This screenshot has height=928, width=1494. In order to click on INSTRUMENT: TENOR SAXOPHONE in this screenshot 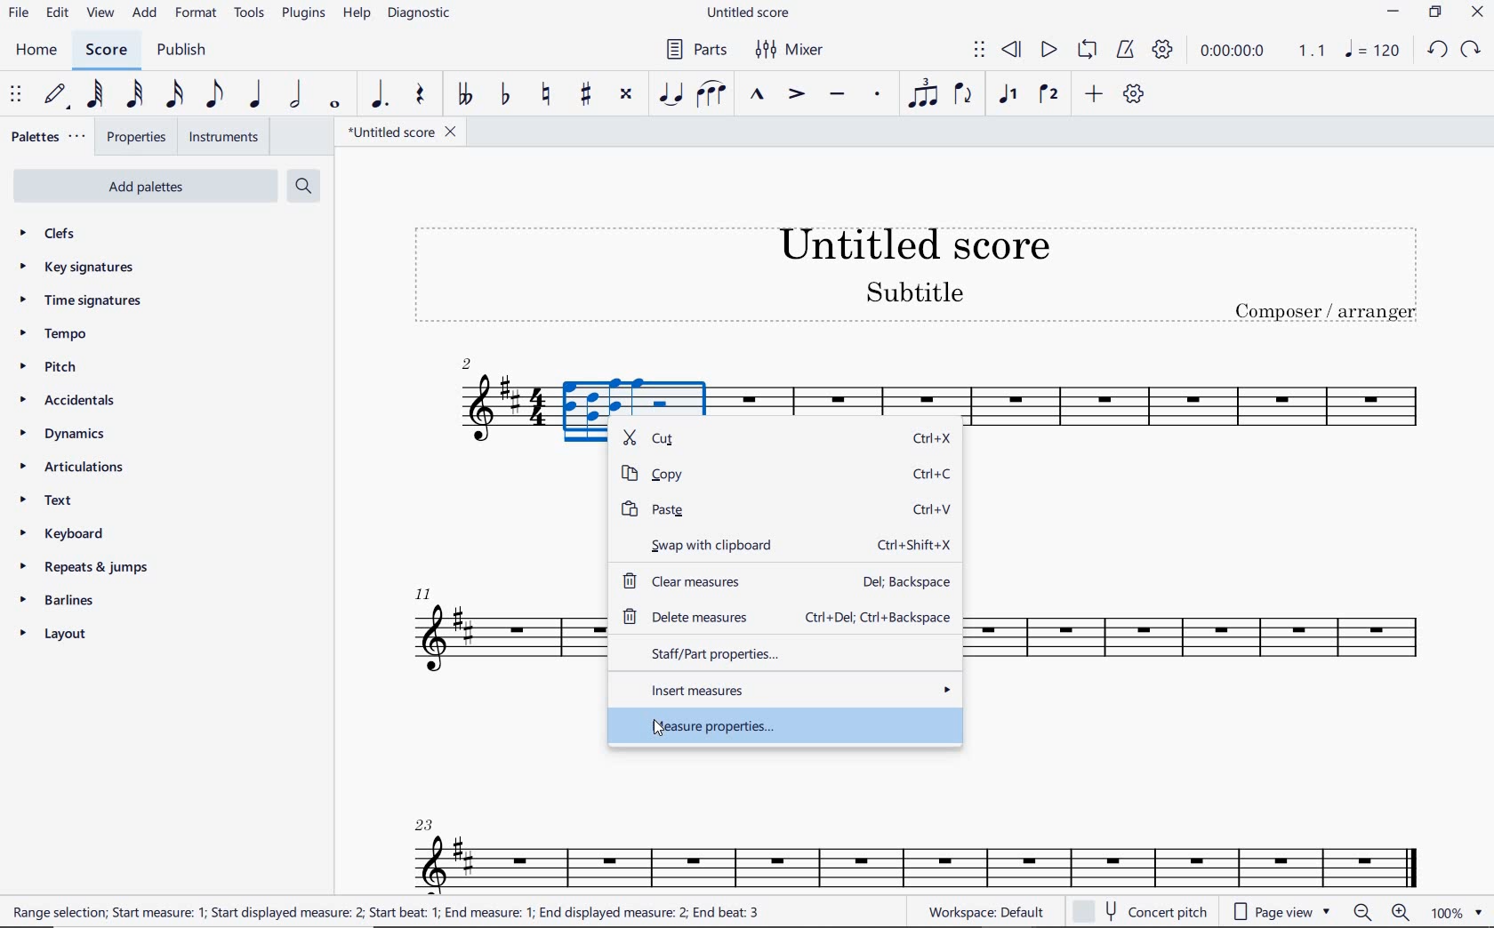, I will do `click(494, 630)`.